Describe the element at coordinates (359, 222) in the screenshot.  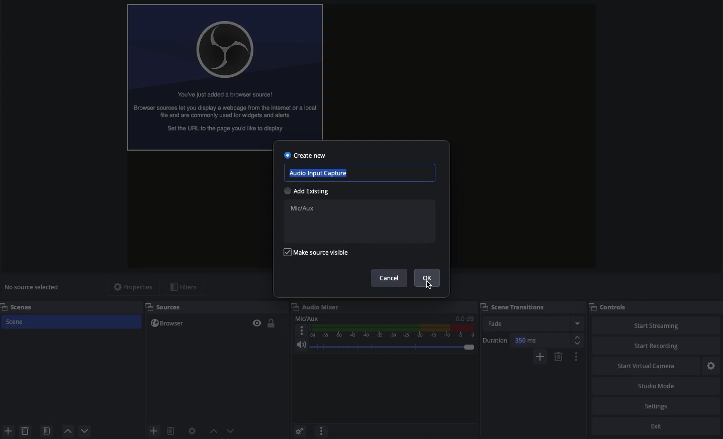
I see `Text` at that location.